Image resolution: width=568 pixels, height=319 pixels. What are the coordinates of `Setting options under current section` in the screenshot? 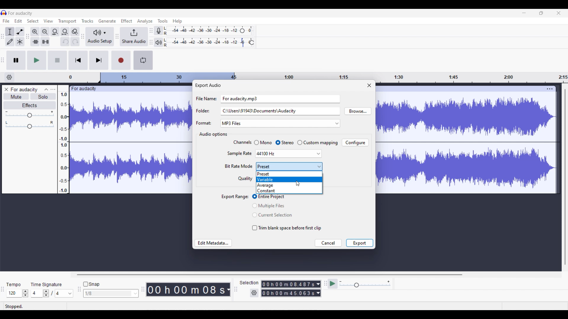 It's located at (238, 161).